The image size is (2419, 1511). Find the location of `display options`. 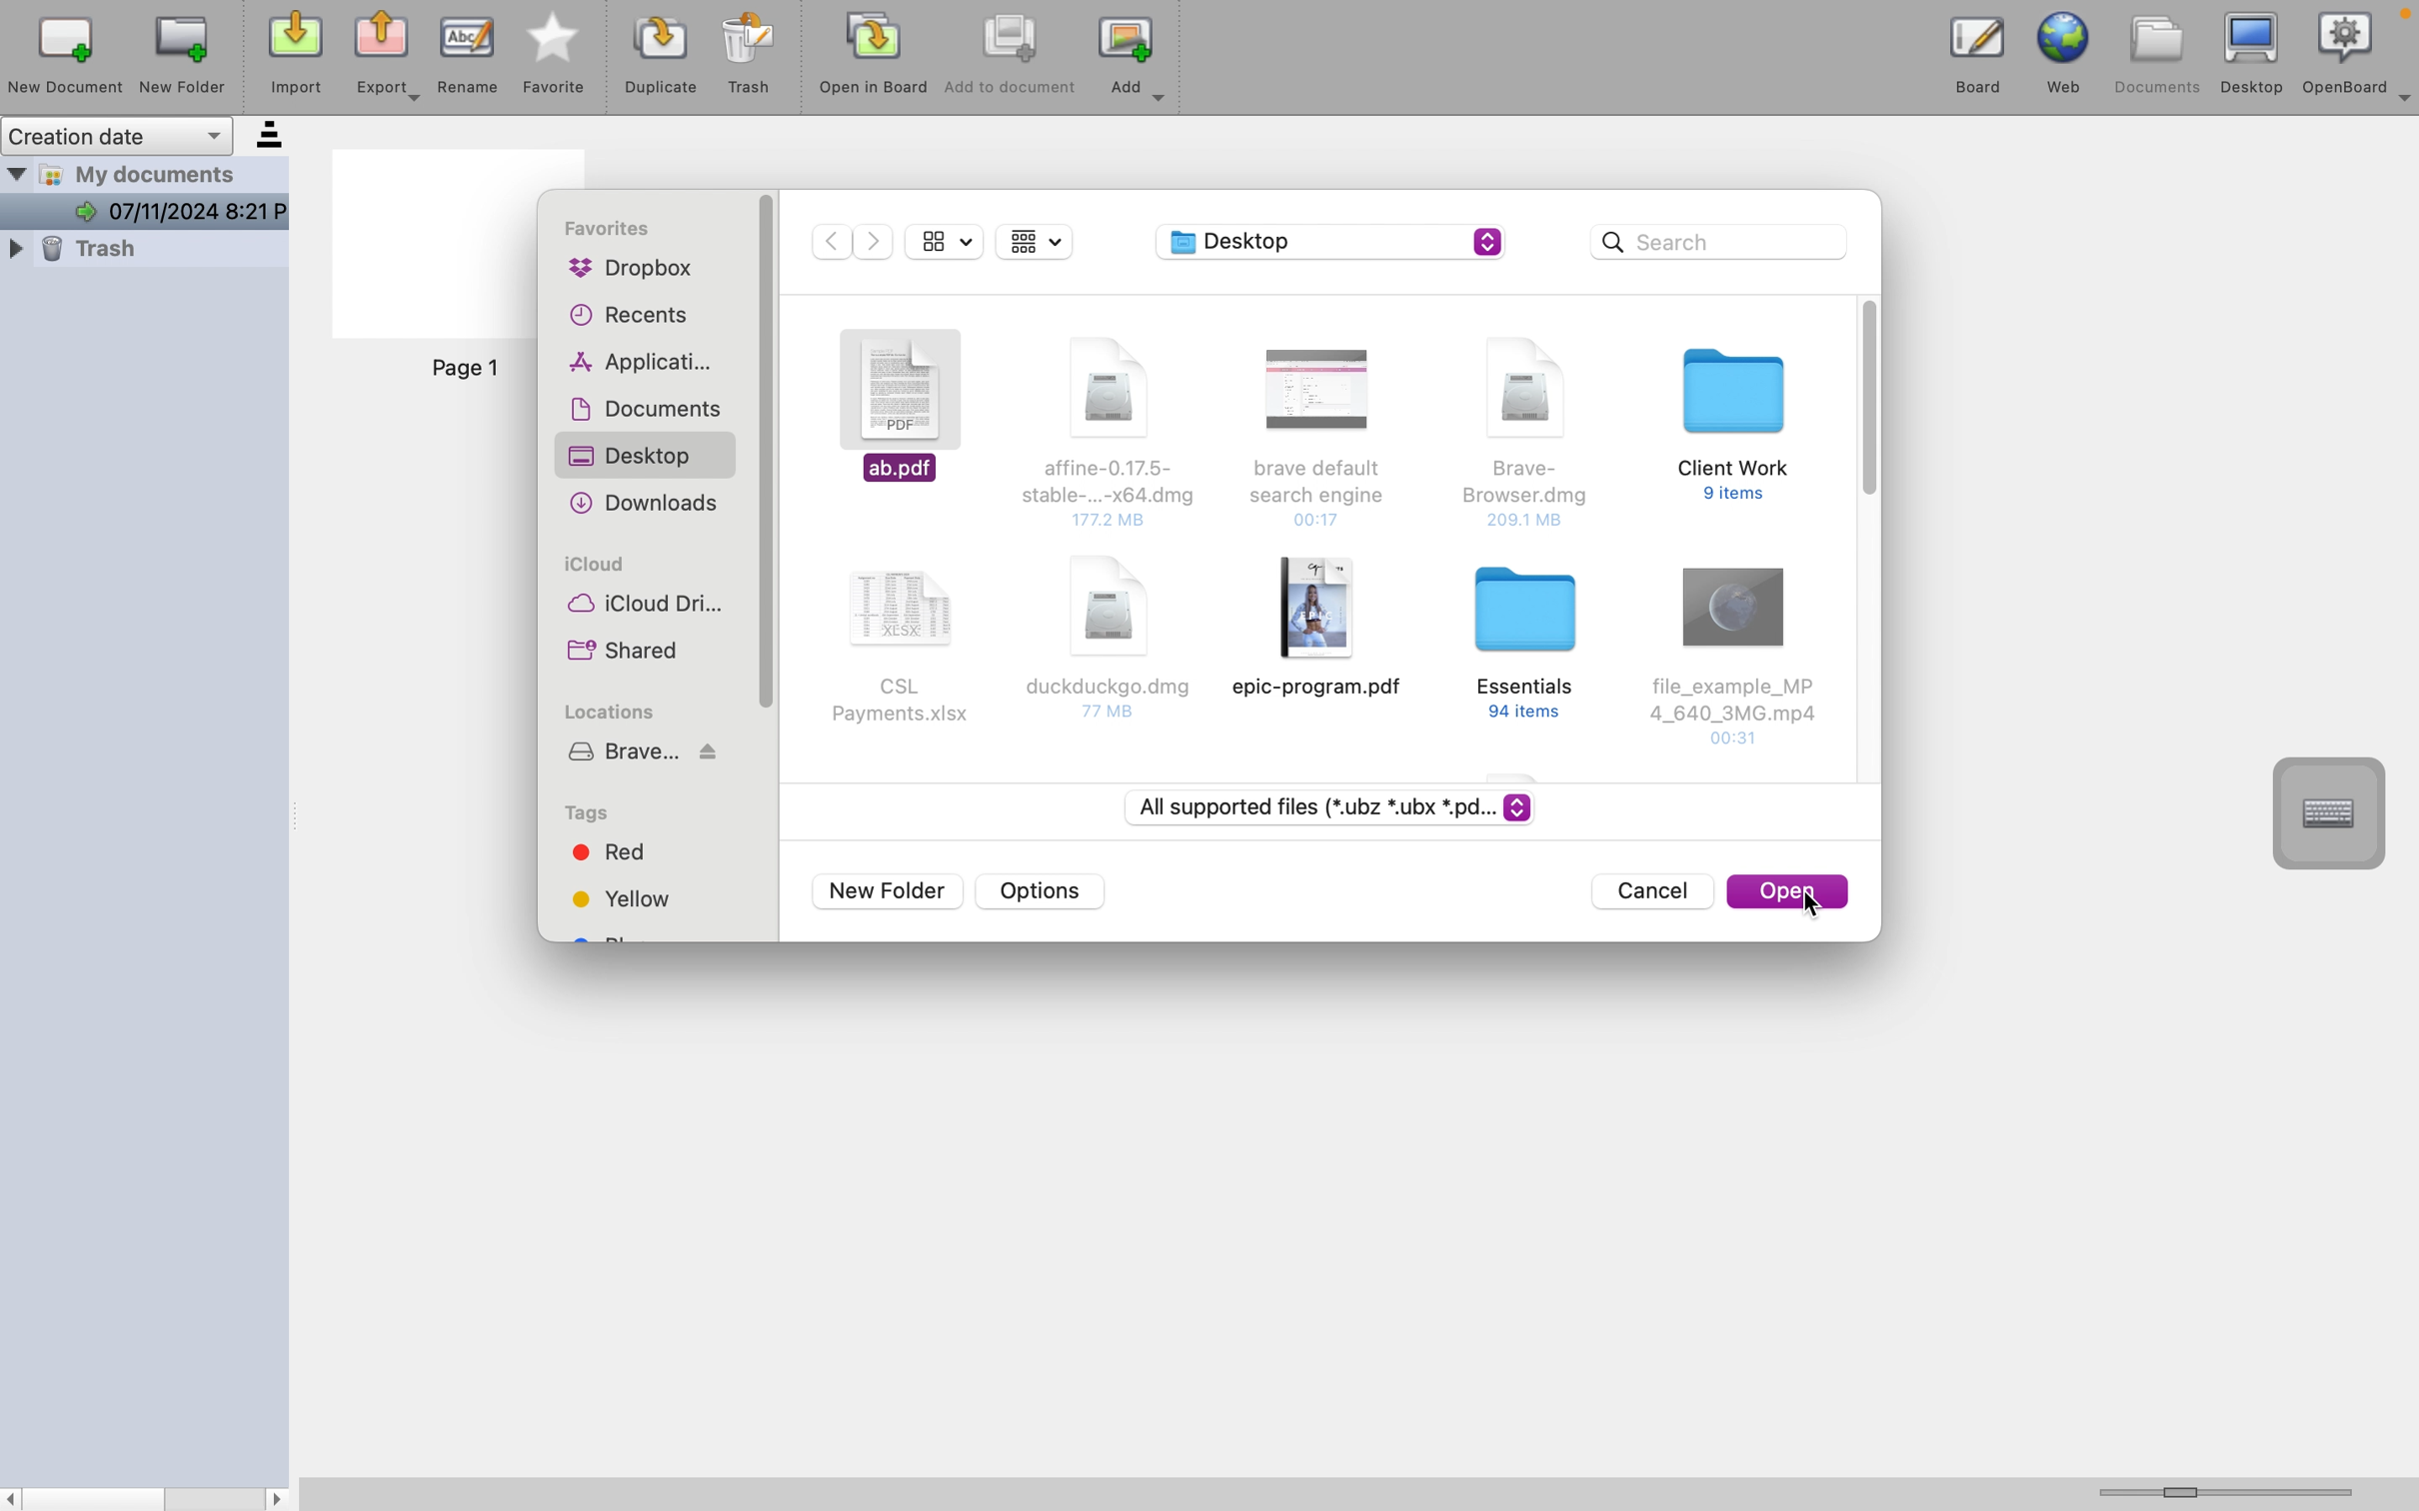

display options is located at coordinates (946, 243).